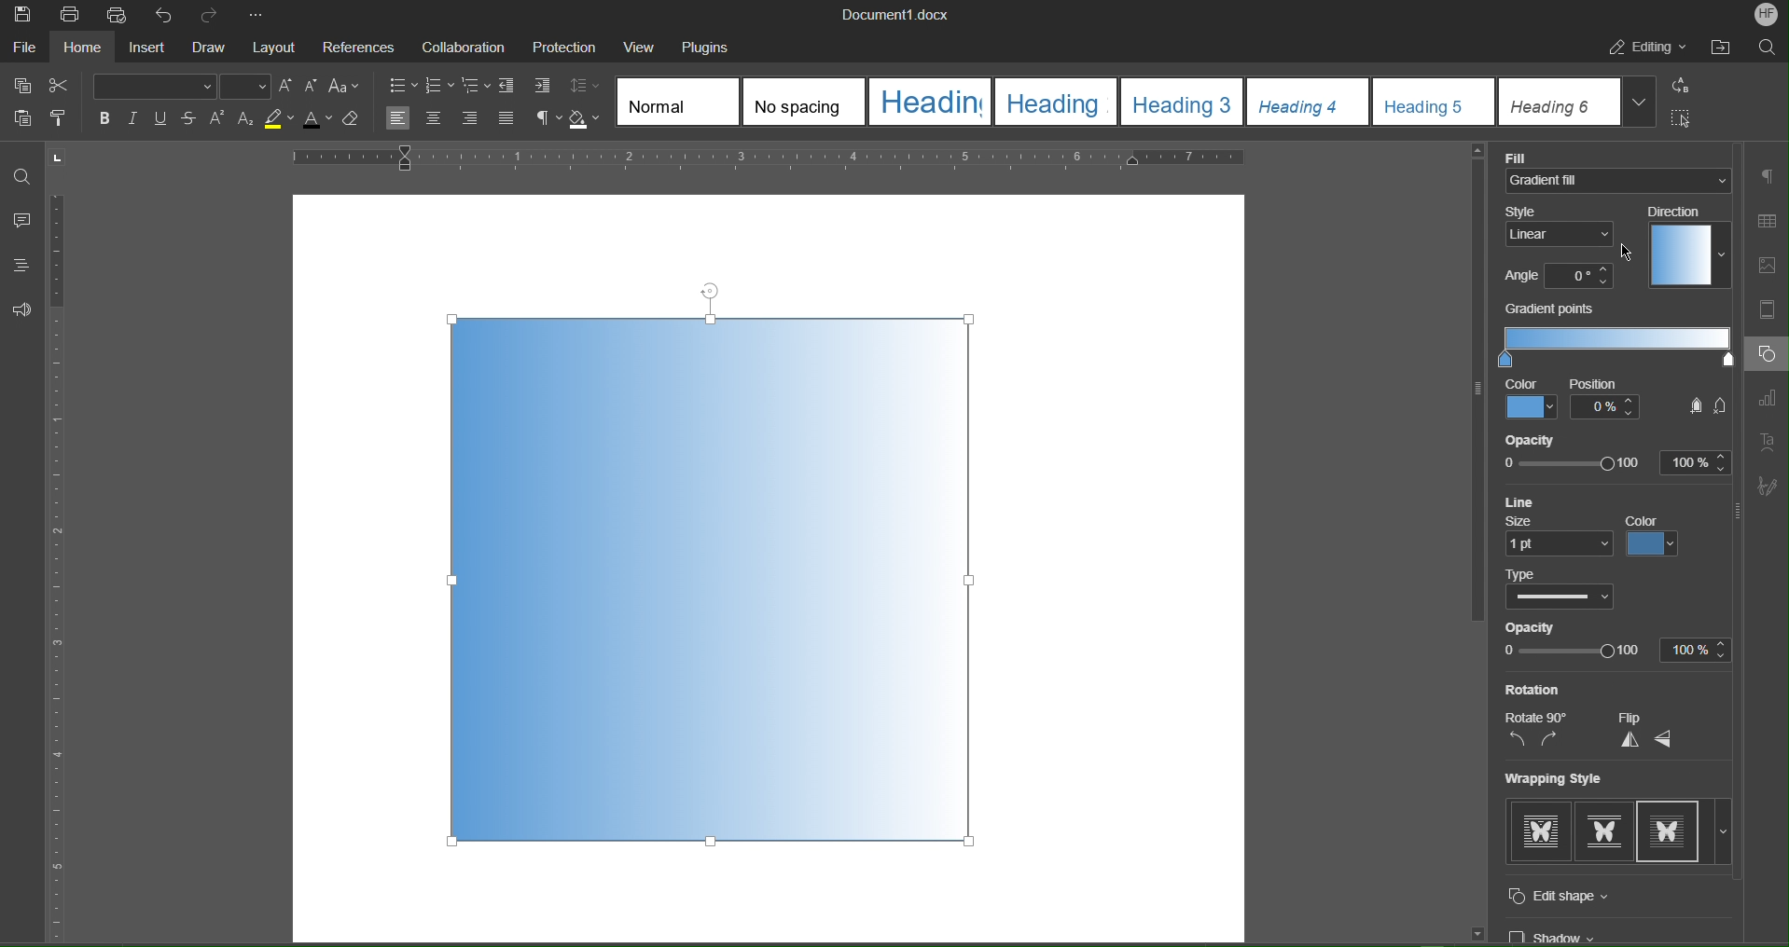  What do you see at coordinates (1678, 742) in the screenshot?
I see `Flip horizontally` at bounding box center [1678, 742].